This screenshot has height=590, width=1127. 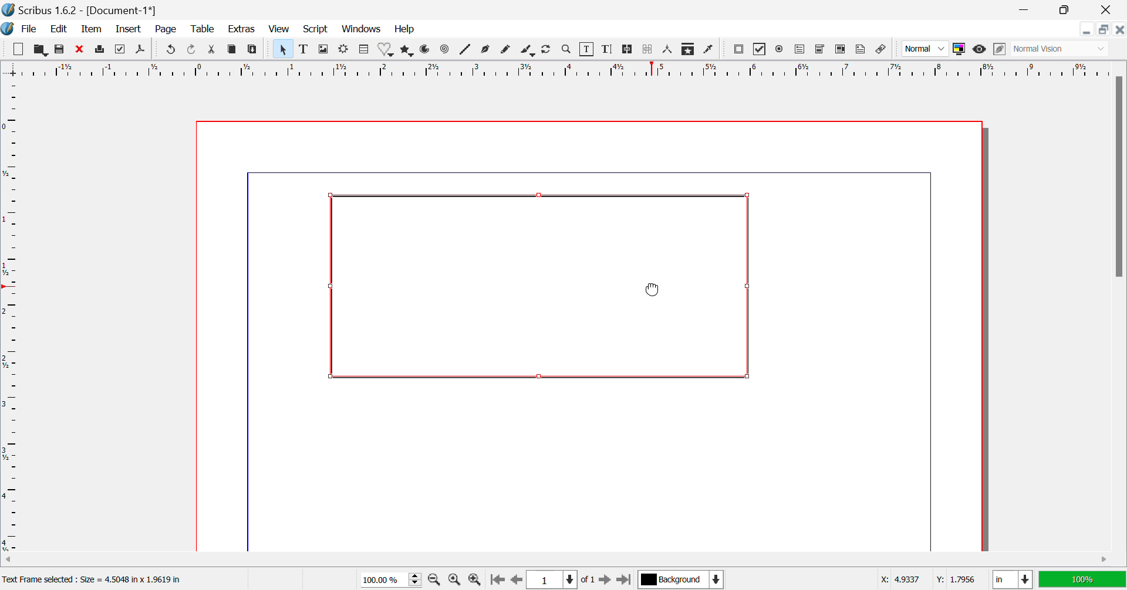 I want to click on Close, so click(x=1120, y=30).